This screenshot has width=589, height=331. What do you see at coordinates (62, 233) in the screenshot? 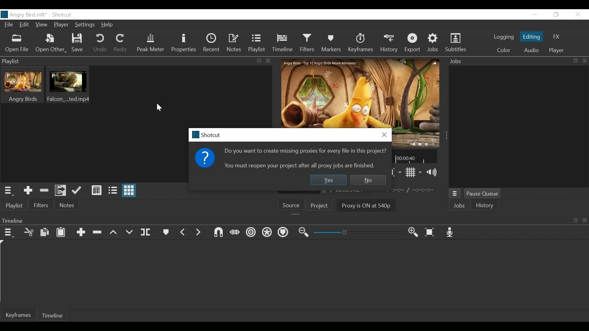
I see `Paste` at bounding box center [62, 233].